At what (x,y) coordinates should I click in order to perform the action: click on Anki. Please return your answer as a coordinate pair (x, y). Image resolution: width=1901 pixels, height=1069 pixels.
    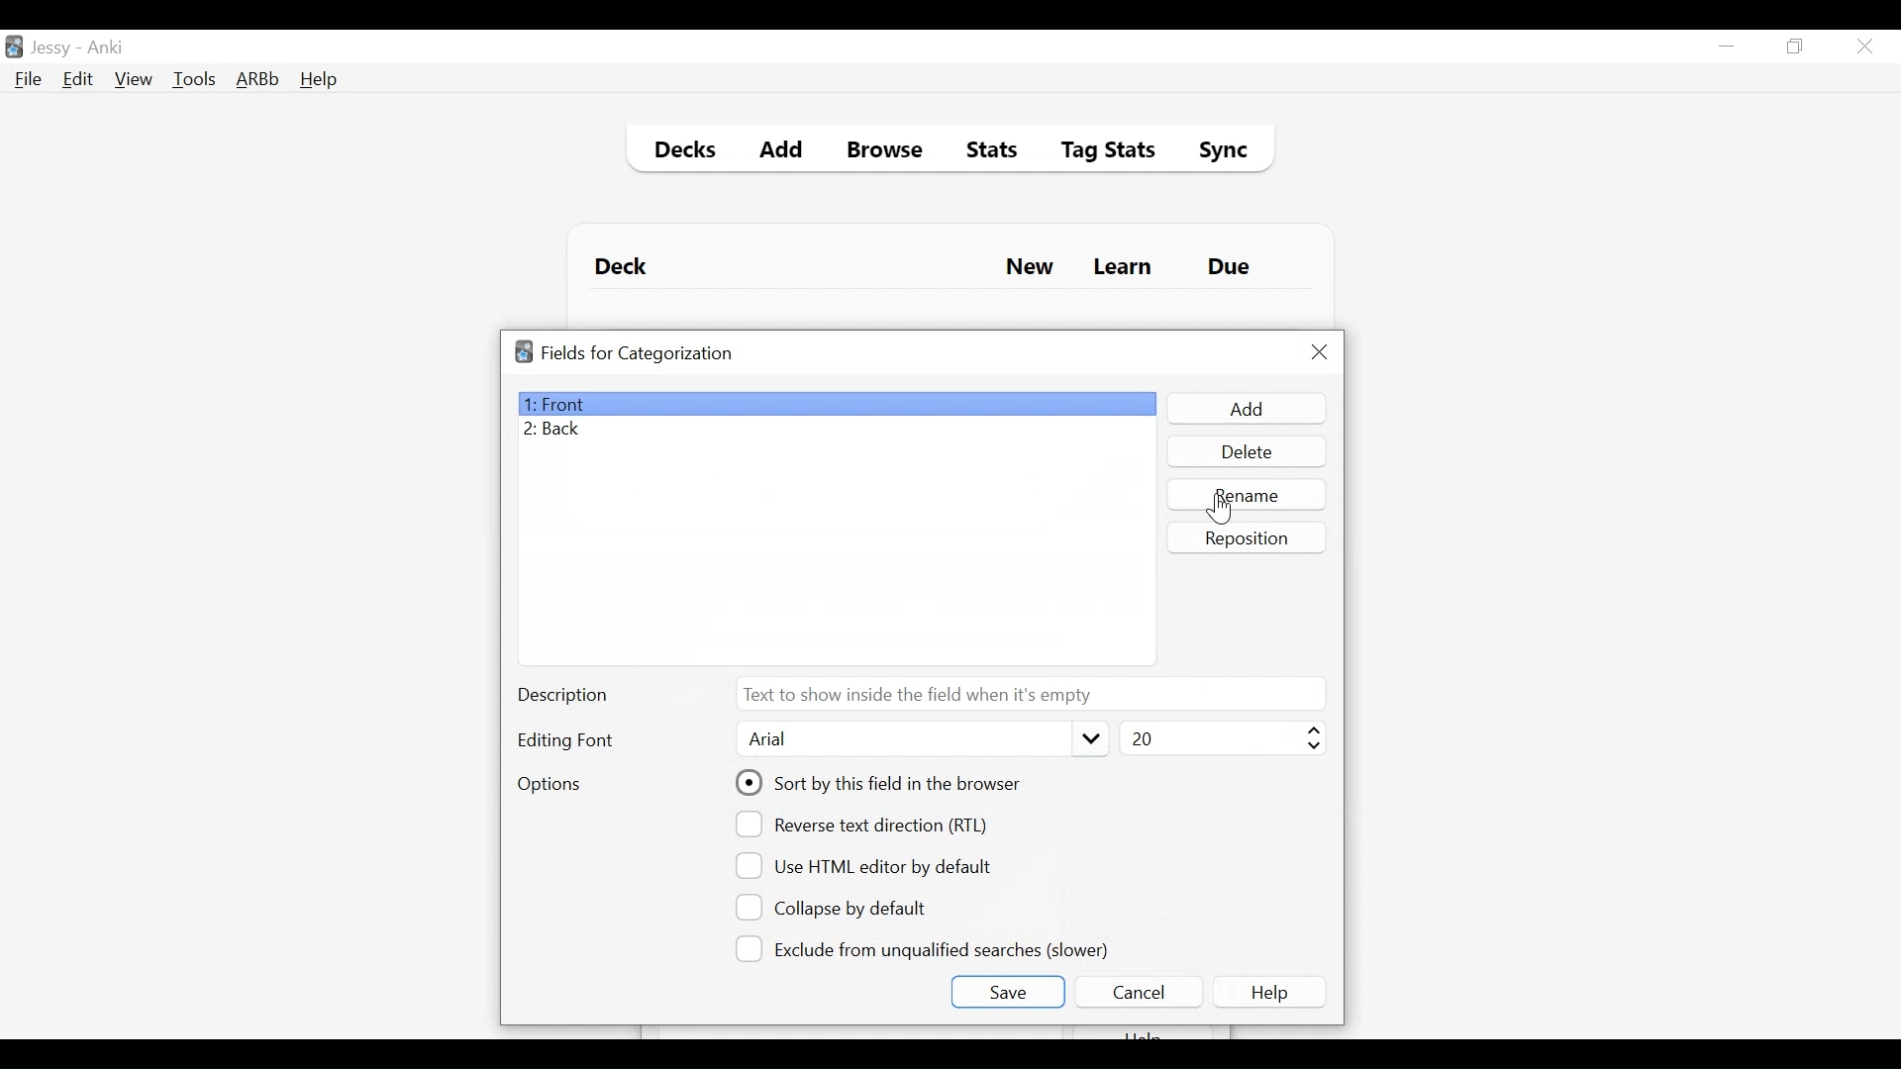
    Looking at the image, I should click on (106, 48).